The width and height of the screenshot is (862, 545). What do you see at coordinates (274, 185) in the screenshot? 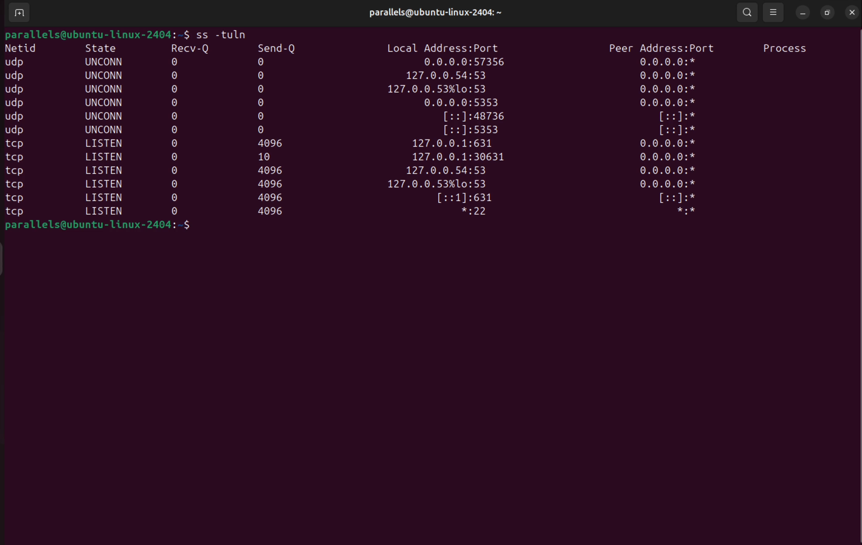
I see `4096` at bounding box center [274, 185].